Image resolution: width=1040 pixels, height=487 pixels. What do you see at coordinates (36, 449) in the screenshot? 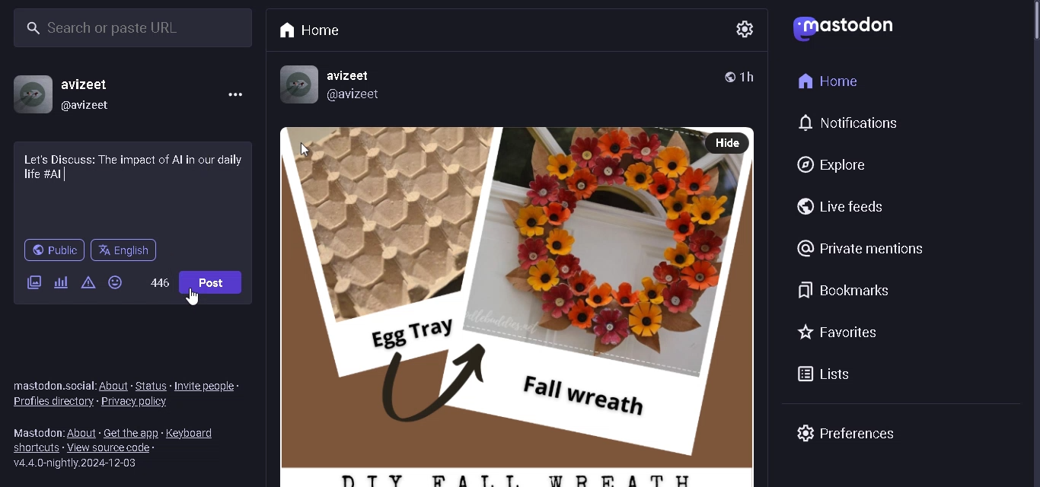
I see `SHORTCUTS` at bounding box center [36, 449].